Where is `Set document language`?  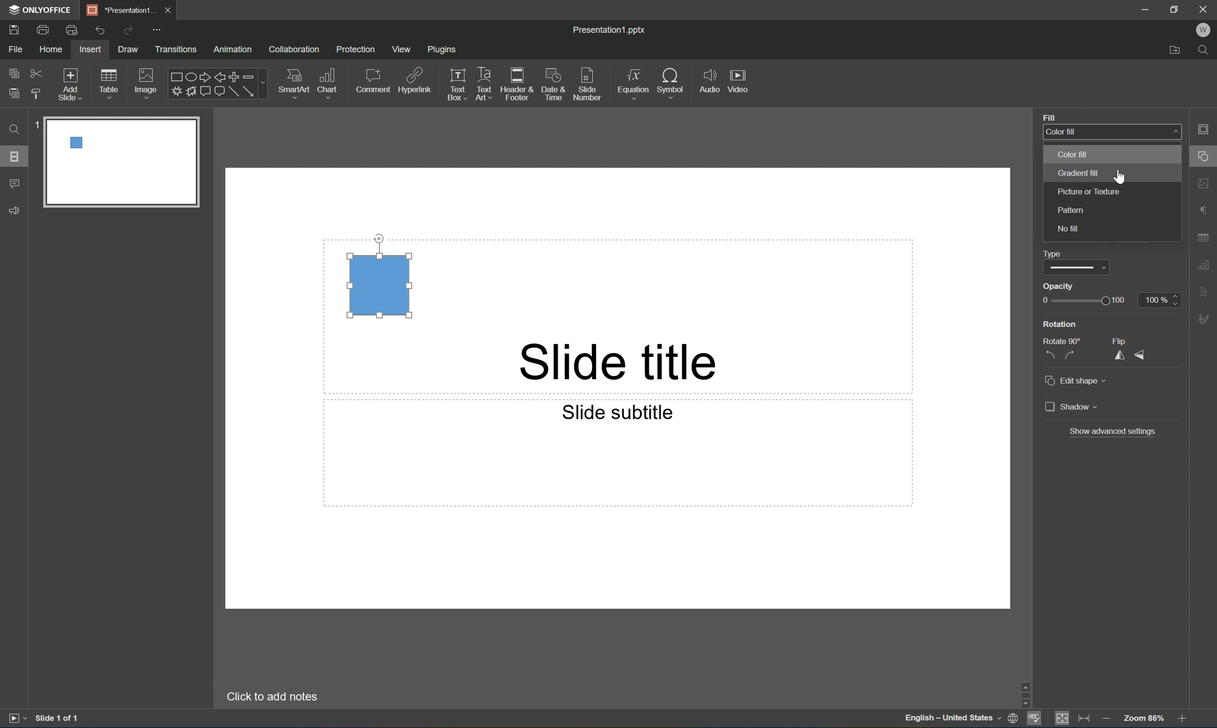 Set document language is located at coordinates (1013, 720).